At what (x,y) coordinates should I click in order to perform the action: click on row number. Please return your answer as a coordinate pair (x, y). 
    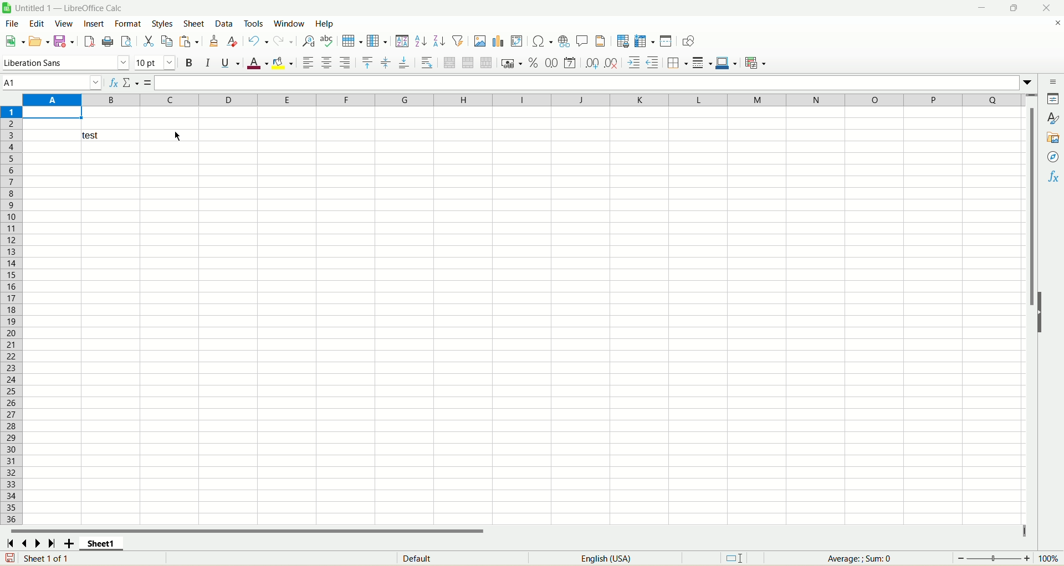
    Looking at the image, I should click on (11, 315).